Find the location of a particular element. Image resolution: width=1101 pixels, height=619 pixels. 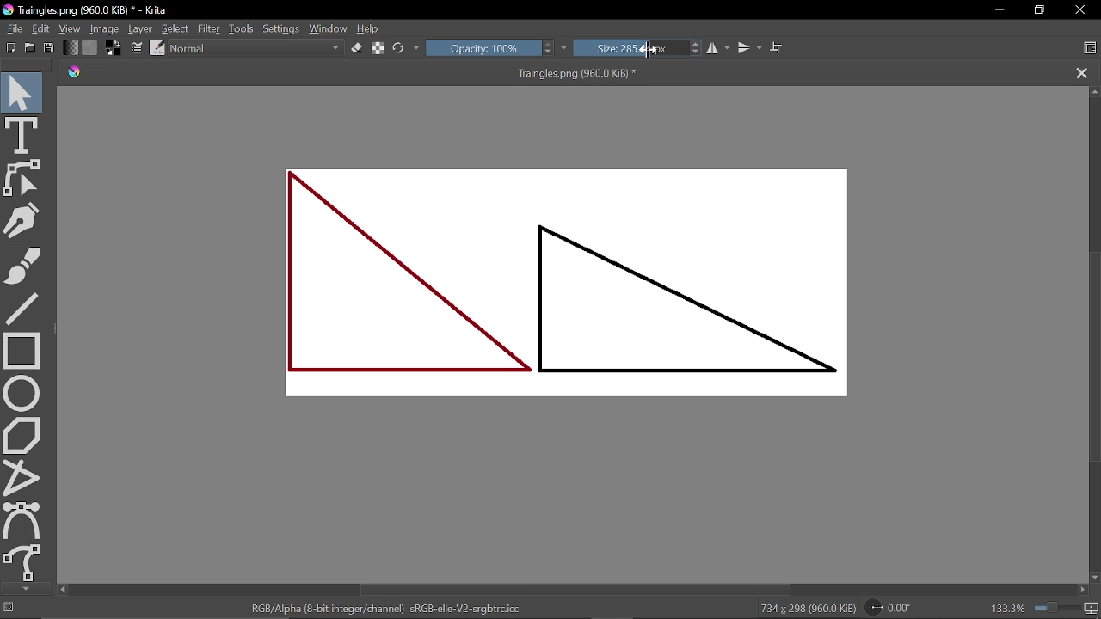

Normal is located at coordinates (256, 48).